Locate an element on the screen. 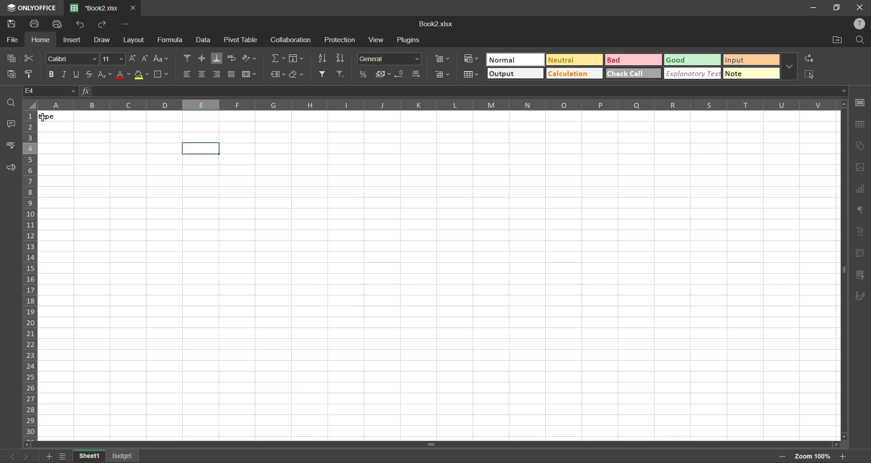 The width and height of the screenshot is (871, 463). collaboration is located at coordinates (289, 41).